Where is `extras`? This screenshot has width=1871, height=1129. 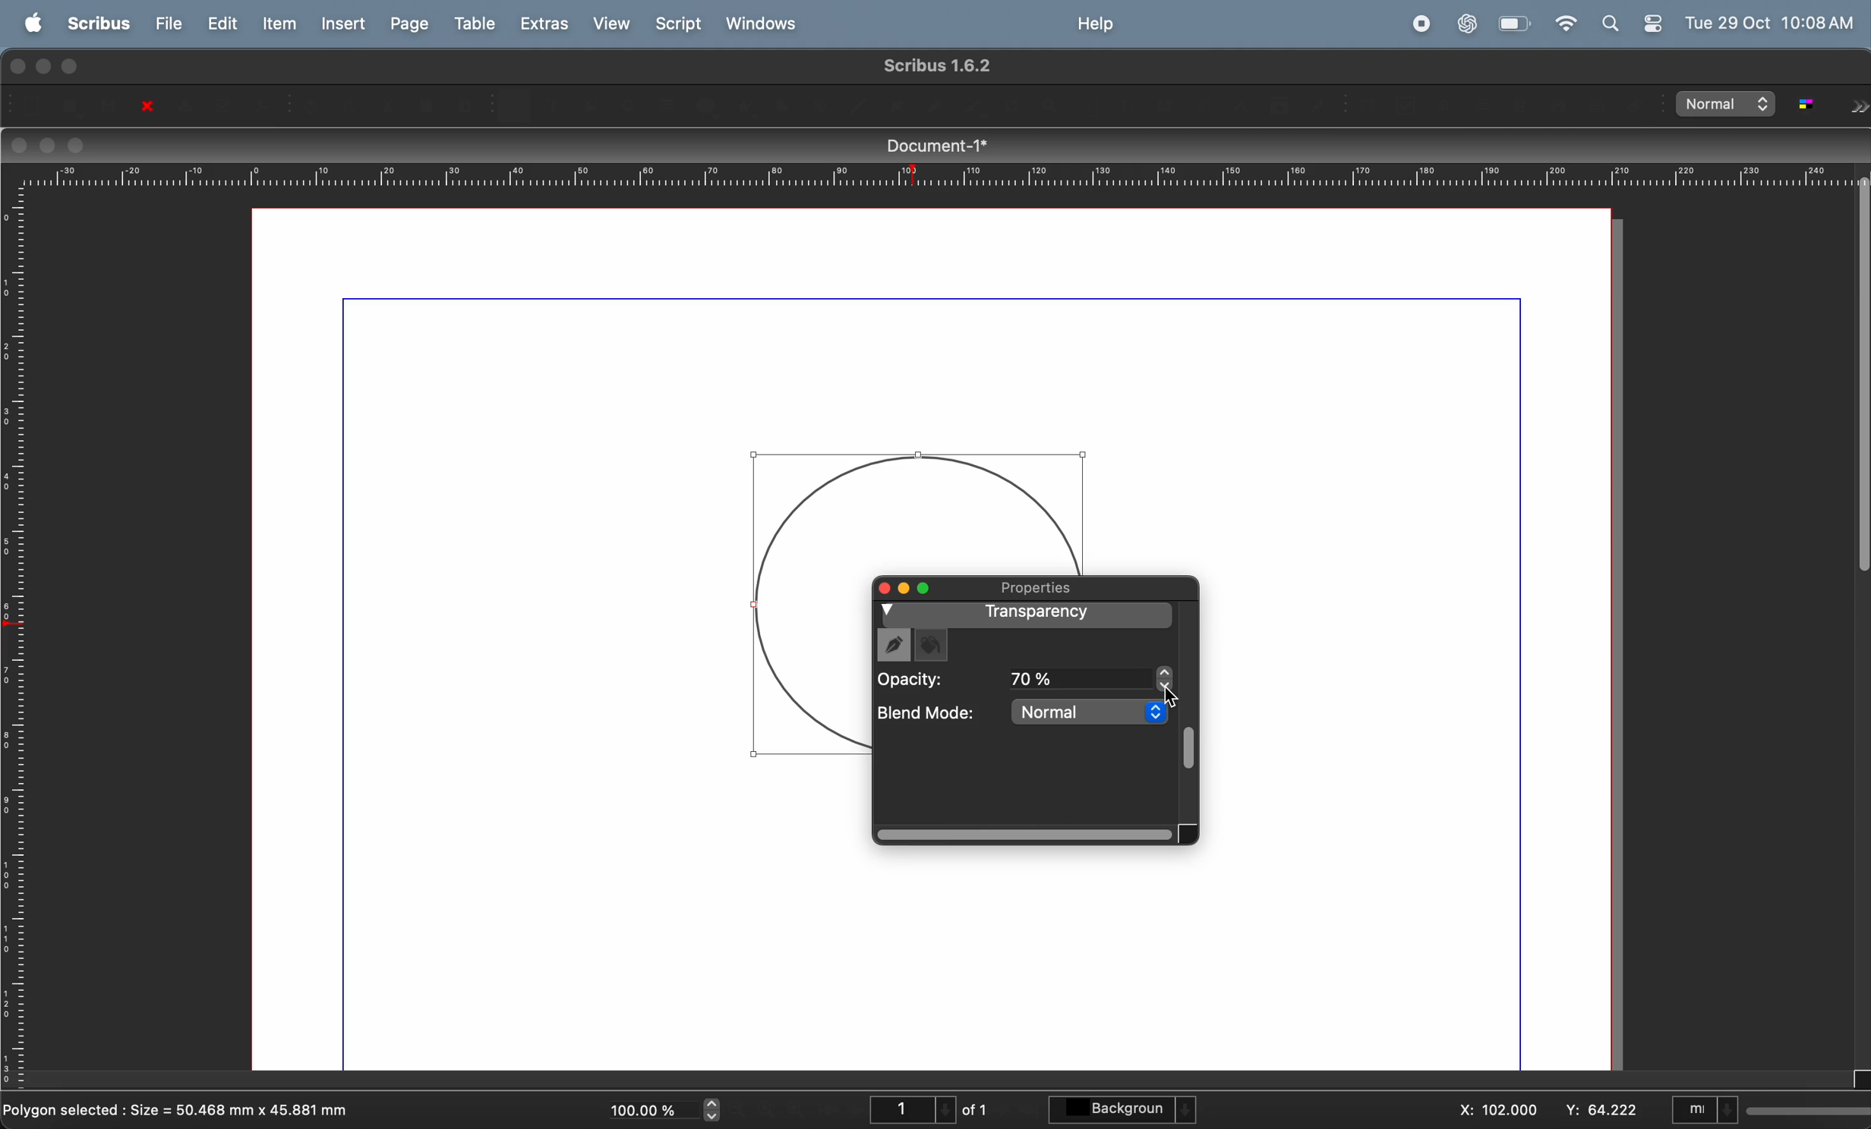
extras is located at coordinates (545, 22).